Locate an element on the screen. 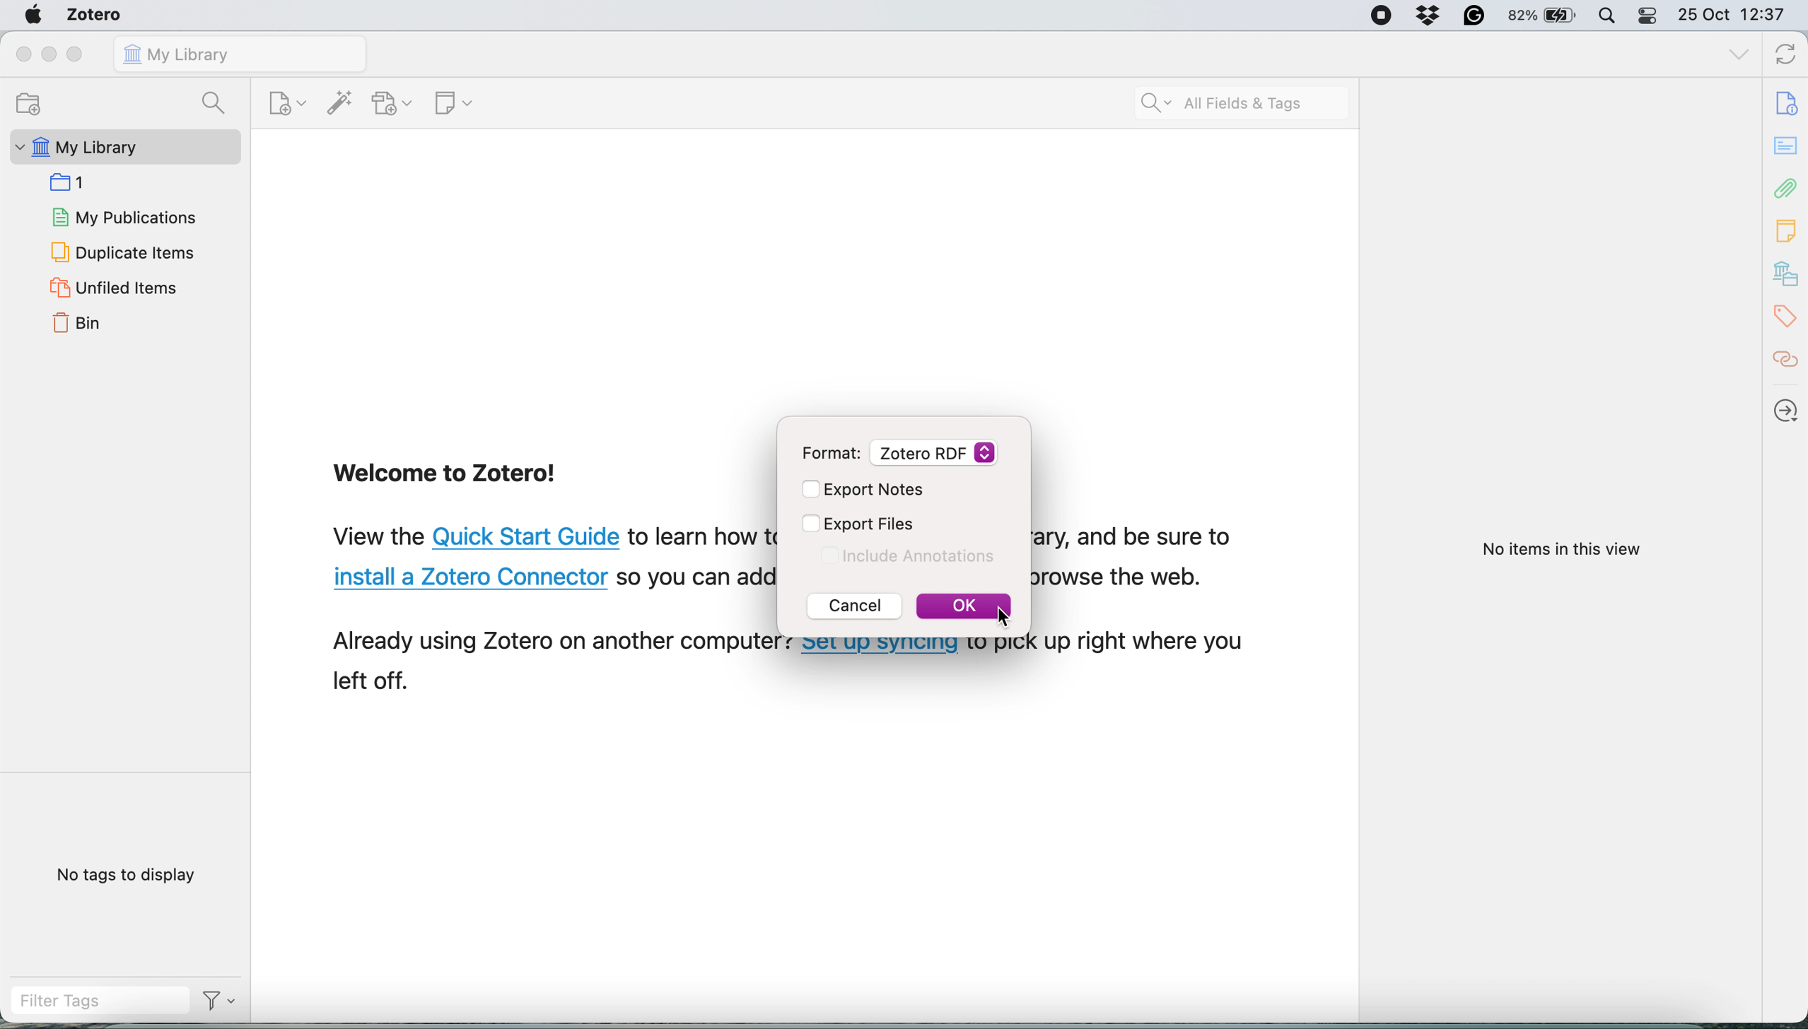 The height and width of the screenshot is (1029, 1808). 25 Oct 12:37 is located at coordinates (1735, 16).